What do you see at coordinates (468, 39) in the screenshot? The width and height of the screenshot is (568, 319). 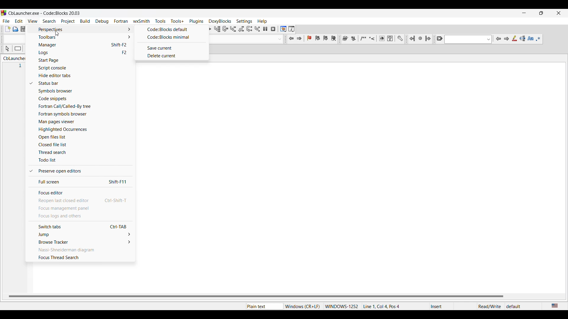 I see `Text box with options` at bounding box center [468, 39].